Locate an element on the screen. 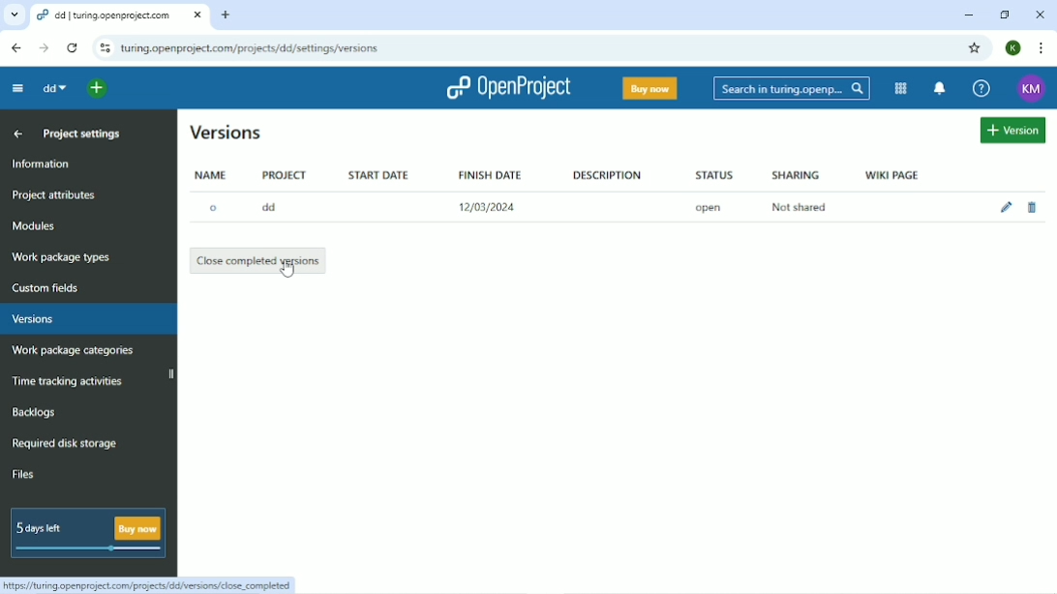 The width and height of the screenshot is (1057, 594). Buy now is located at coordinates (649, 88).